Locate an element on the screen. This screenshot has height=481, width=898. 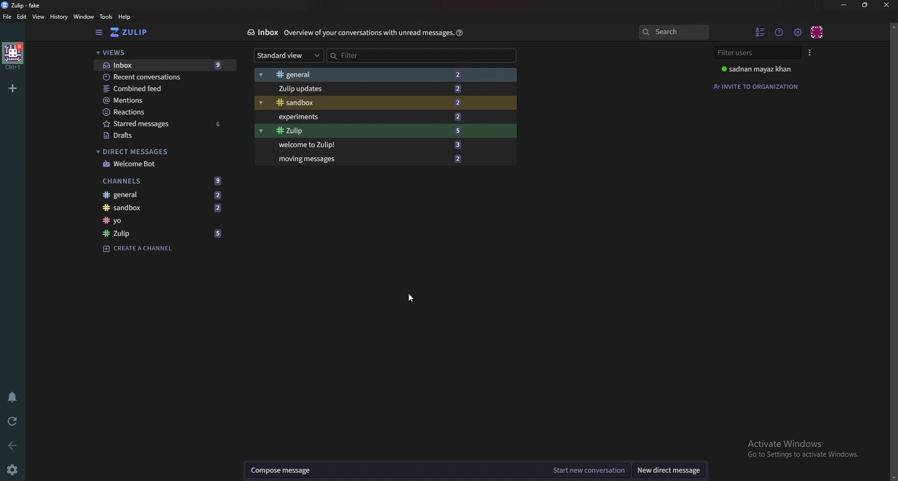
General is located at coordinates (357, 75).